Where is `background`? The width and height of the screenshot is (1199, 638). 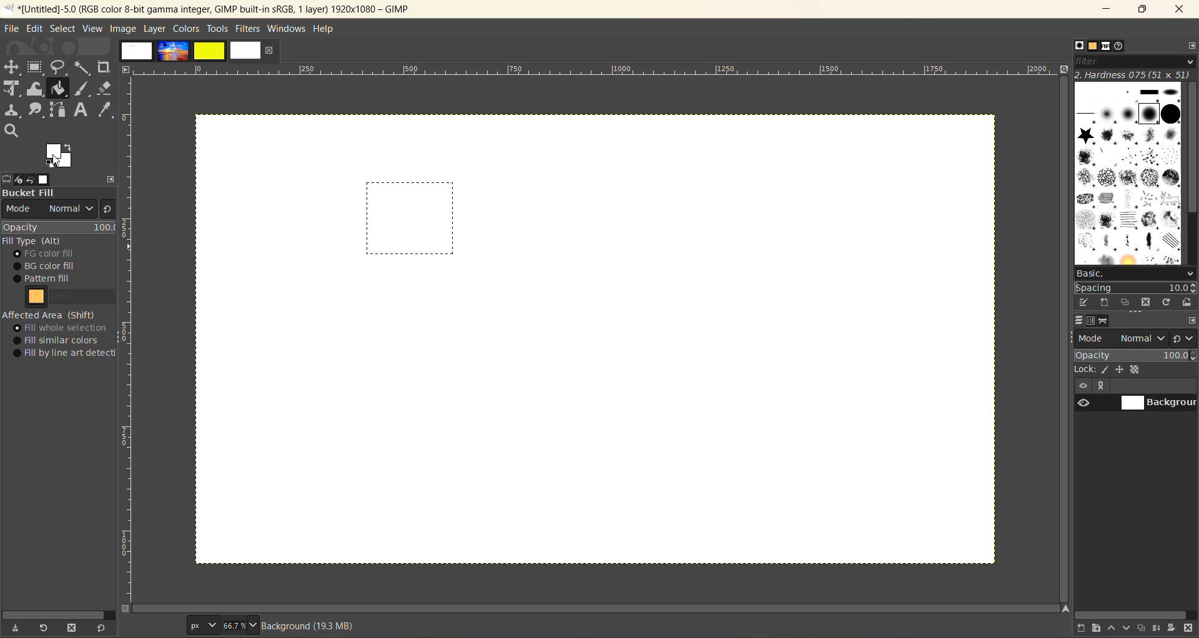
background is located at coordinates (1158, 403).